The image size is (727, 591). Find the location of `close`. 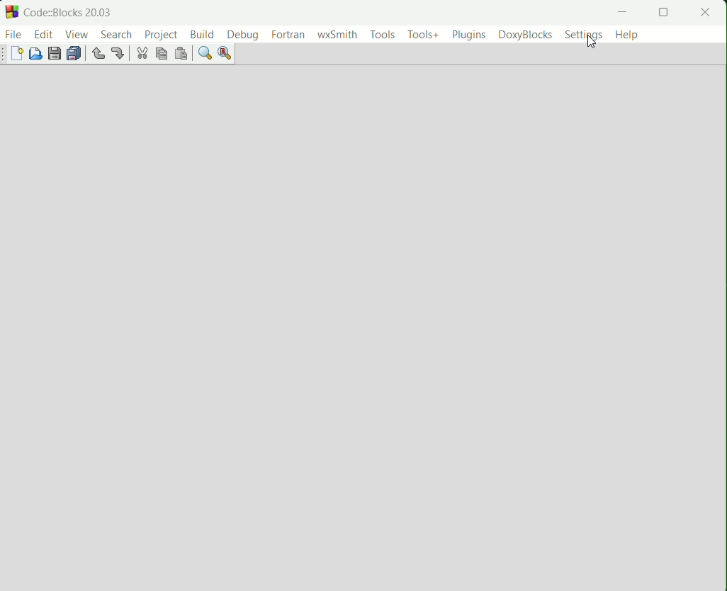

close is located at coordinates (706, 12).